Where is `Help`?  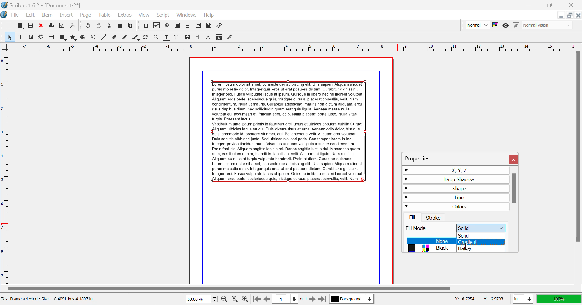 Help is located at coordinates (209, 15).